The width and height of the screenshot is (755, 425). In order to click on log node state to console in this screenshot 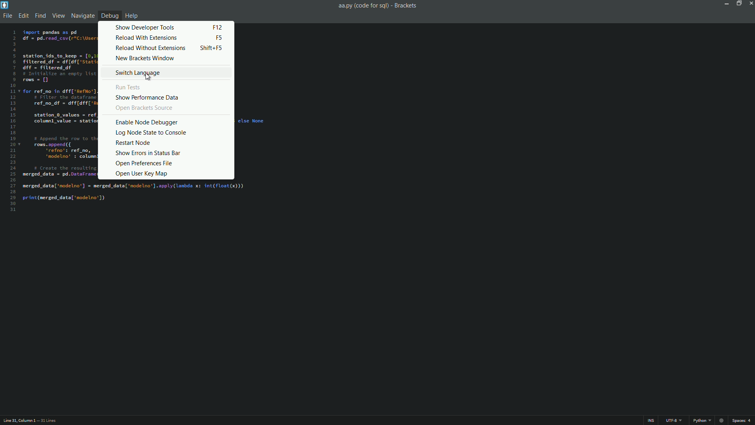, I will do `click(151, 133)`.